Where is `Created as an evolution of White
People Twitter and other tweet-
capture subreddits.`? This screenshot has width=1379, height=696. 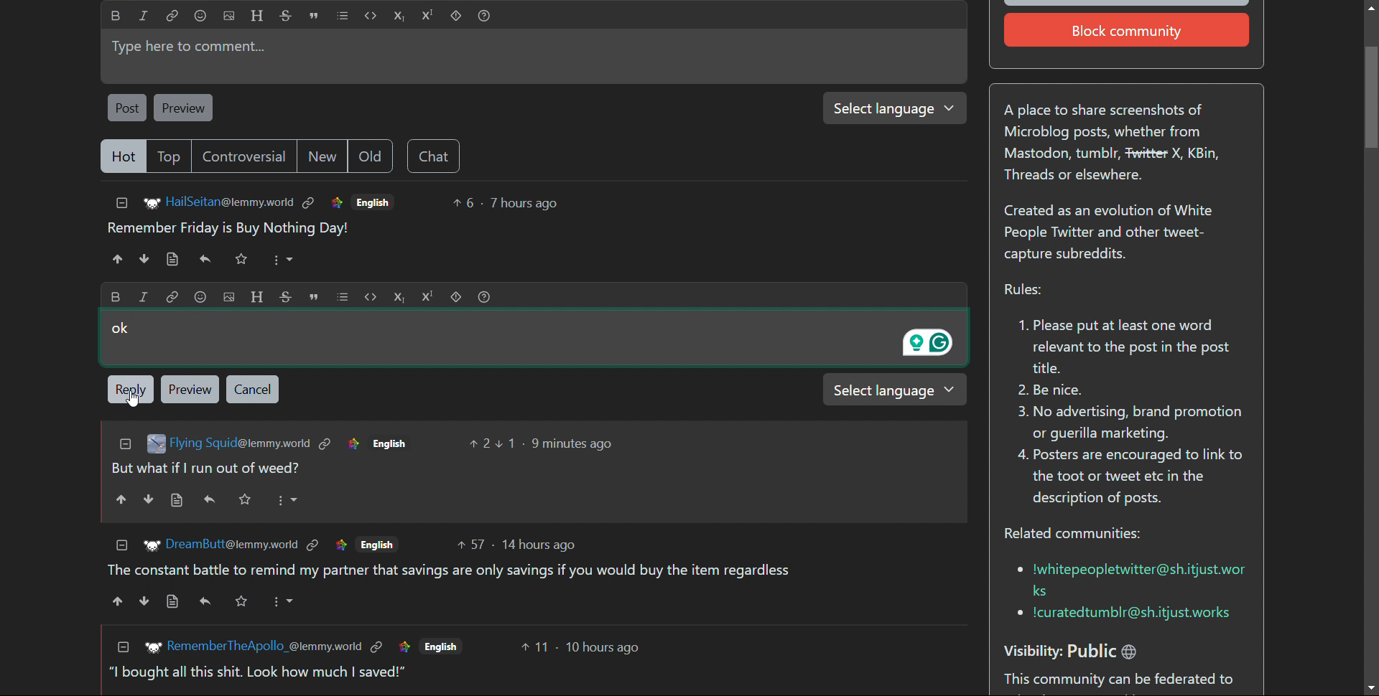 Created as an evolution of White
People Twitter and other tweet-
capture subreddits. is located at coordinates (1116, 233).